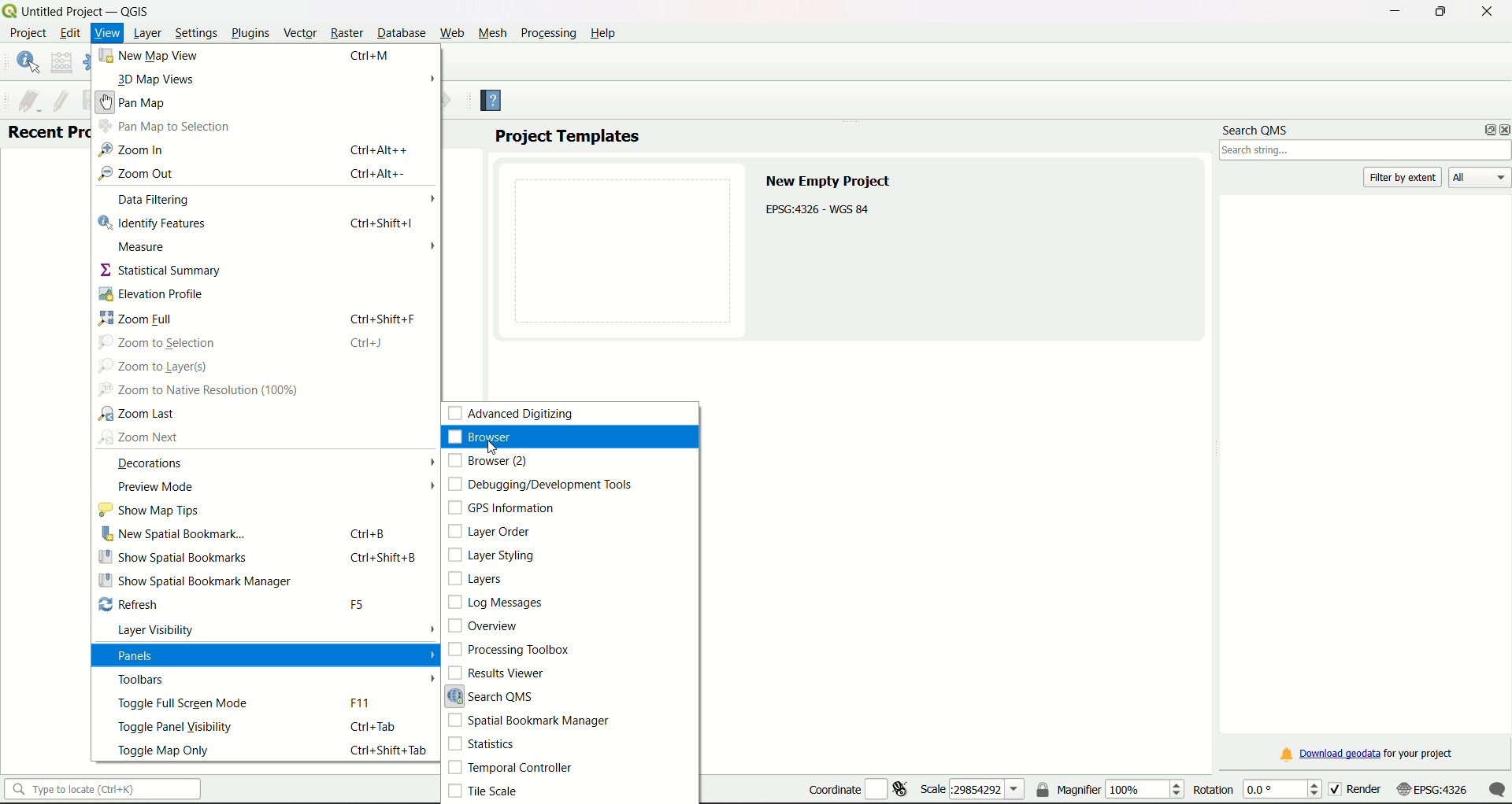 Image resolution: width=1512 pixels, height=804 pixels. Describe the element at coordinates (195, 390) in the screenshot. I see `zoom to native resolution` at that location.